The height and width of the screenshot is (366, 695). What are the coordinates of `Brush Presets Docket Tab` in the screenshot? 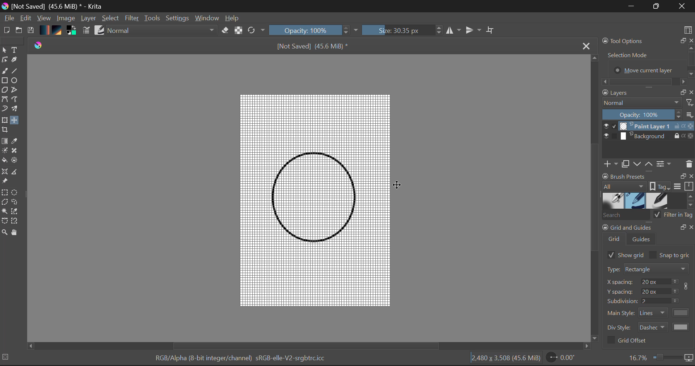 It's located at (648, 182).